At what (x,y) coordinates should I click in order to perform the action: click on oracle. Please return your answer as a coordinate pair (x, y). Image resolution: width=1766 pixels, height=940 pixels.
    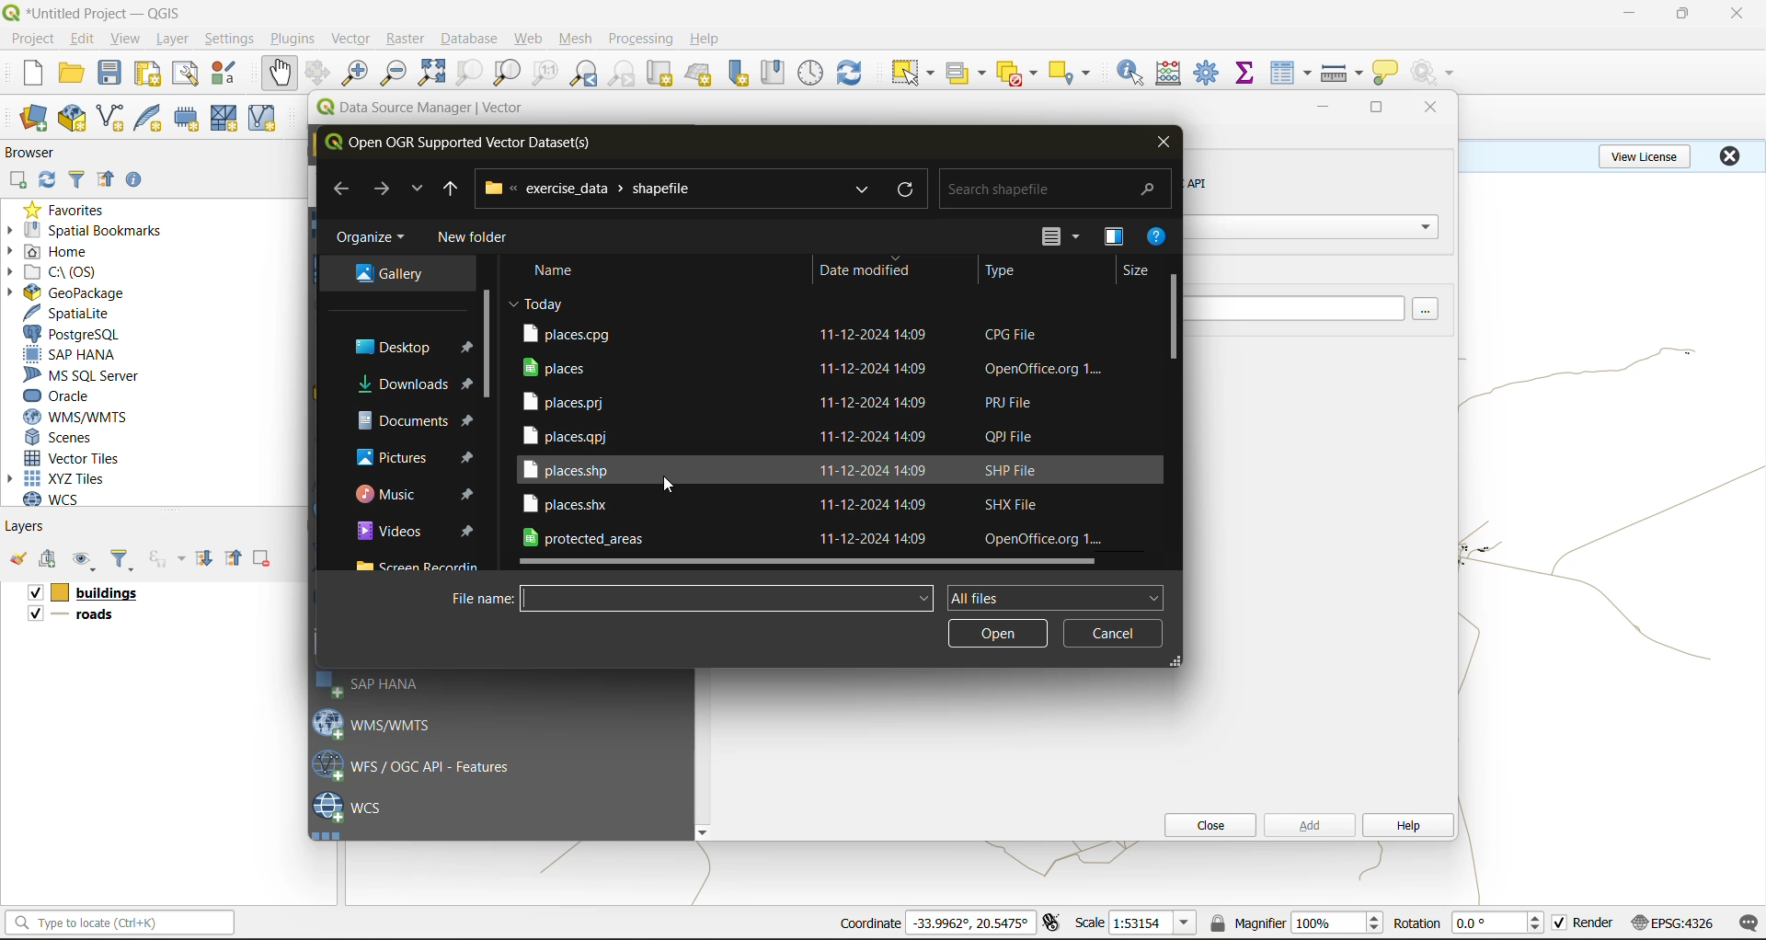
    Looking at the image, I should click on (64, 396).